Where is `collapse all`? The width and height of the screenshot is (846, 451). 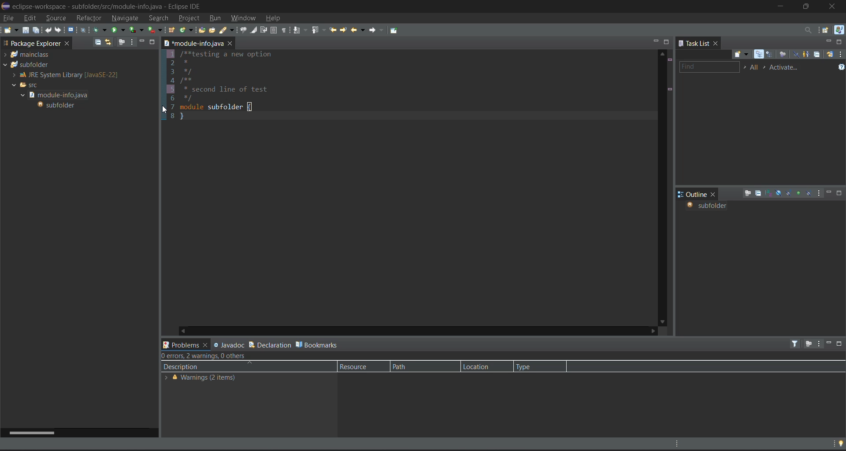
collapse all is located at coordinates (817, 54).